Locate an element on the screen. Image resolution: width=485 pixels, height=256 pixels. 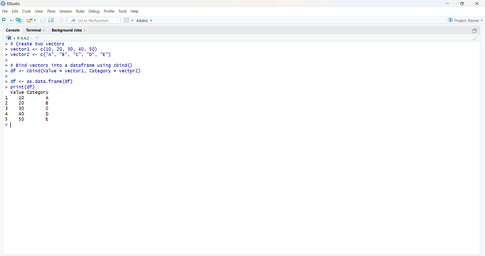
File is located at coordinates (6, 11).